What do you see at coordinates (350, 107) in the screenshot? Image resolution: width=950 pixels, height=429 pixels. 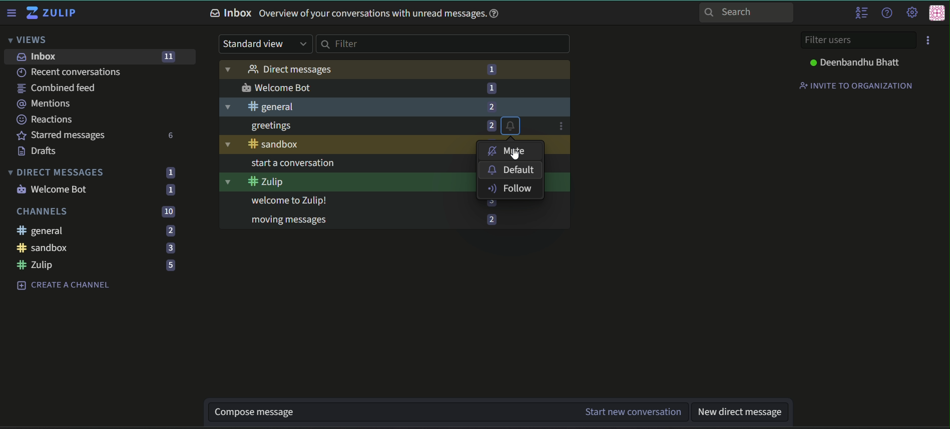 I see `#general` at bounding box center [350, 107].